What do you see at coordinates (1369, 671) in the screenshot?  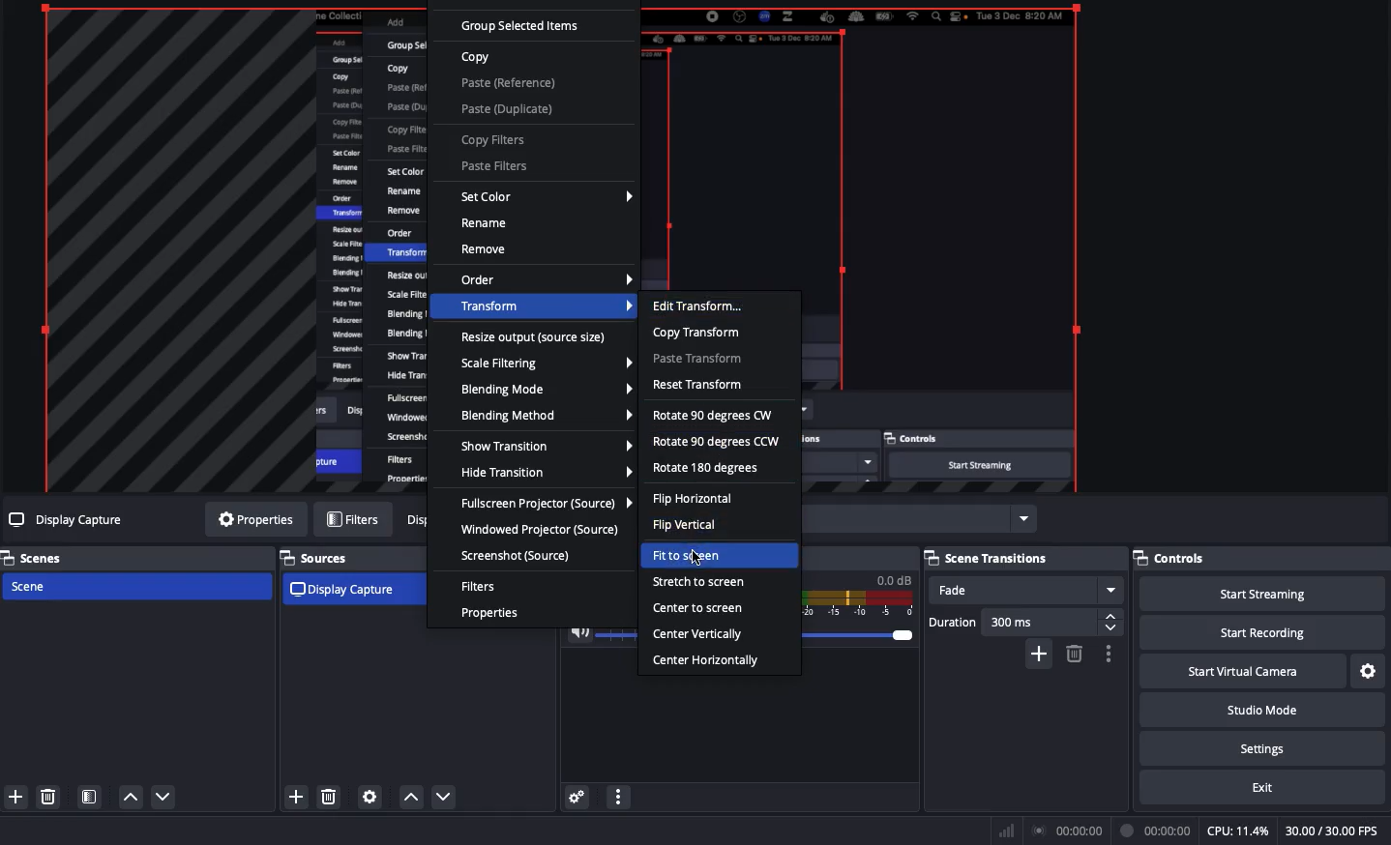 I see `Settings` at bounding box center [1369, 671].